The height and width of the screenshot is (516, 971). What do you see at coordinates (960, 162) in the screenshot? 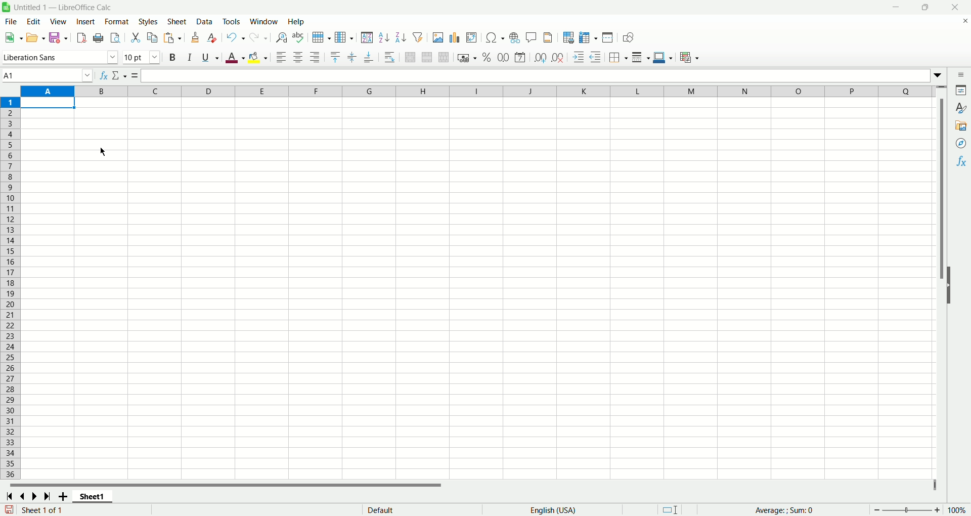
I see `function` at bounding box center [960, 162].